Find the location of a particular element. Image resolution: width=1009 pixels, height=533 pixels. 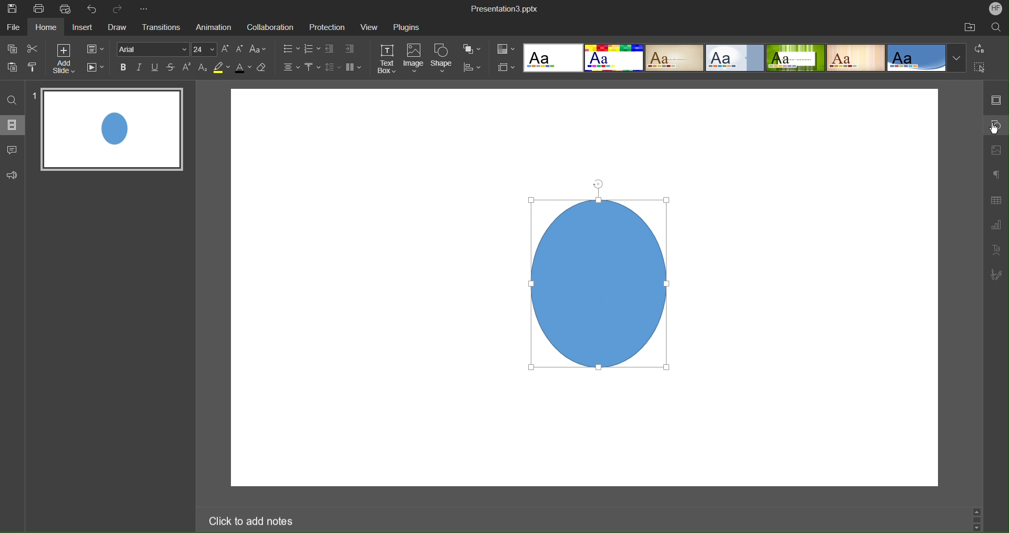

Quick Print is located at coordinates (65, 8).